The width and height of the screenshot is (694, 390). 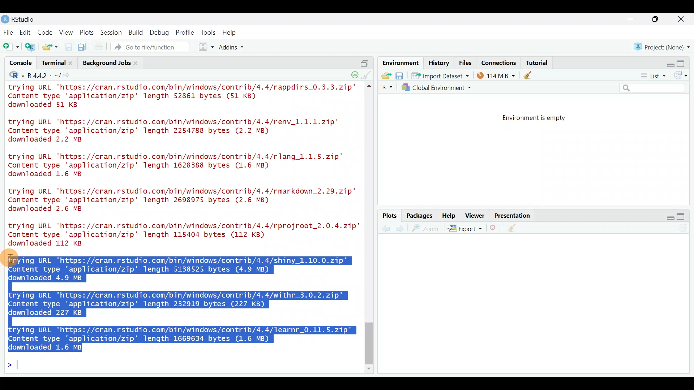 What do you see at coordinates (46, 32) in the screenshot?
I see `Code` at bounding box center [46, 32].